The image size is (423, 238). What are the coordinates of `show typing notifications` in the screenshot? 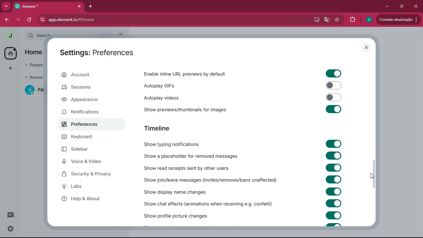 It's located at (177, 144).